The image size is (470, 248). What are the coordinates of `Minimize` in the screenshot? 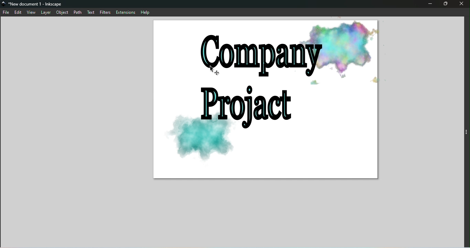 It's located at (429, 4).